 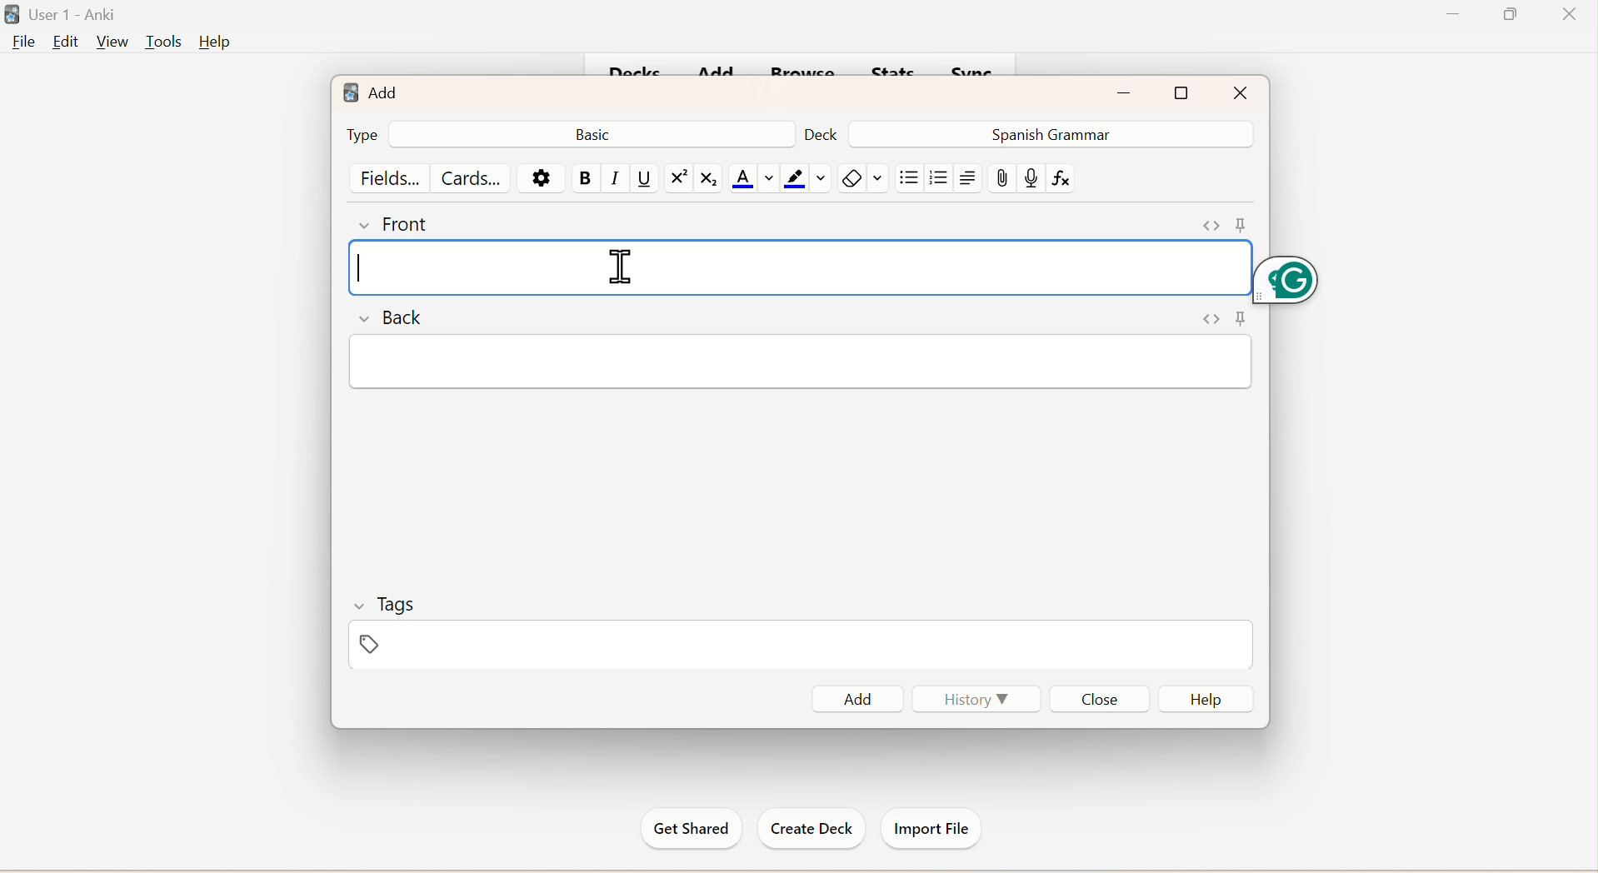 I want to click on Basic, so click(x=597, y=133).